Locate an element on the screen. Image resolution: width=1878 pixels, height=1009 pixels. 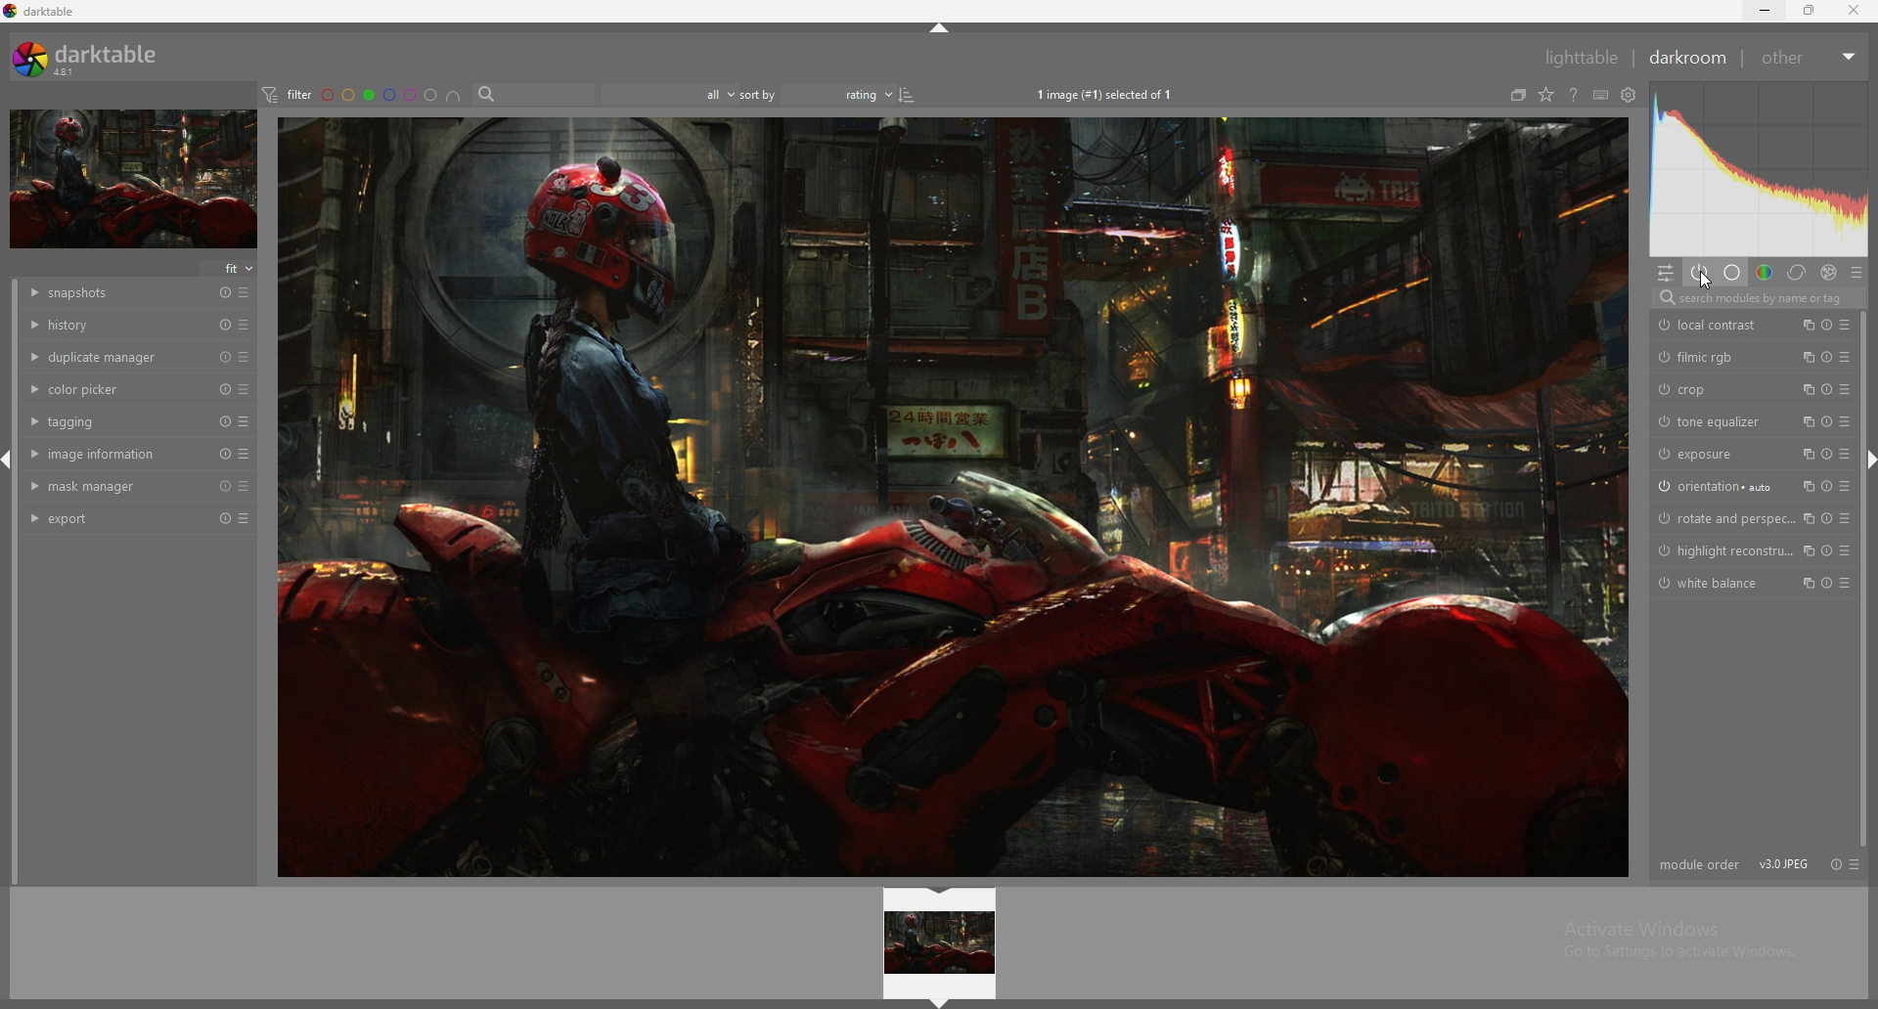
filter is located at coordinates (286, 94).